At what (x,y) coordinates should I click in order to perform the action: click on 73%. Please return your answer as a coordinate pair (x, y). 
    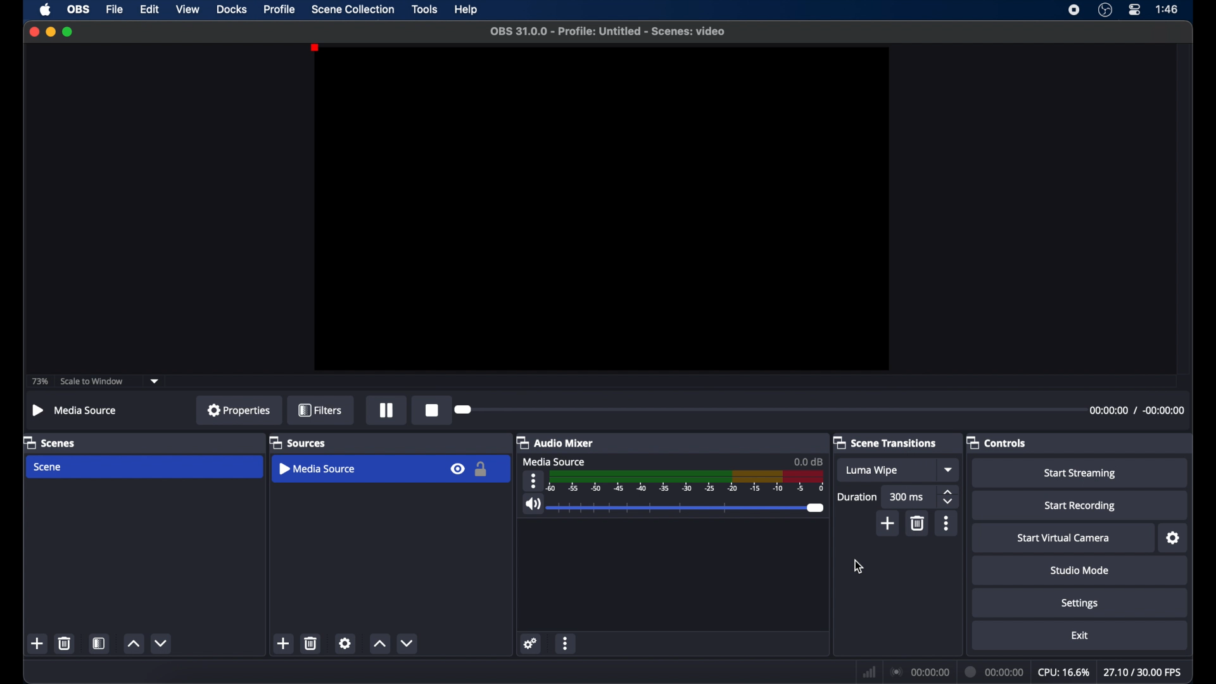
    Looking at the image, I should click on (41, 382).